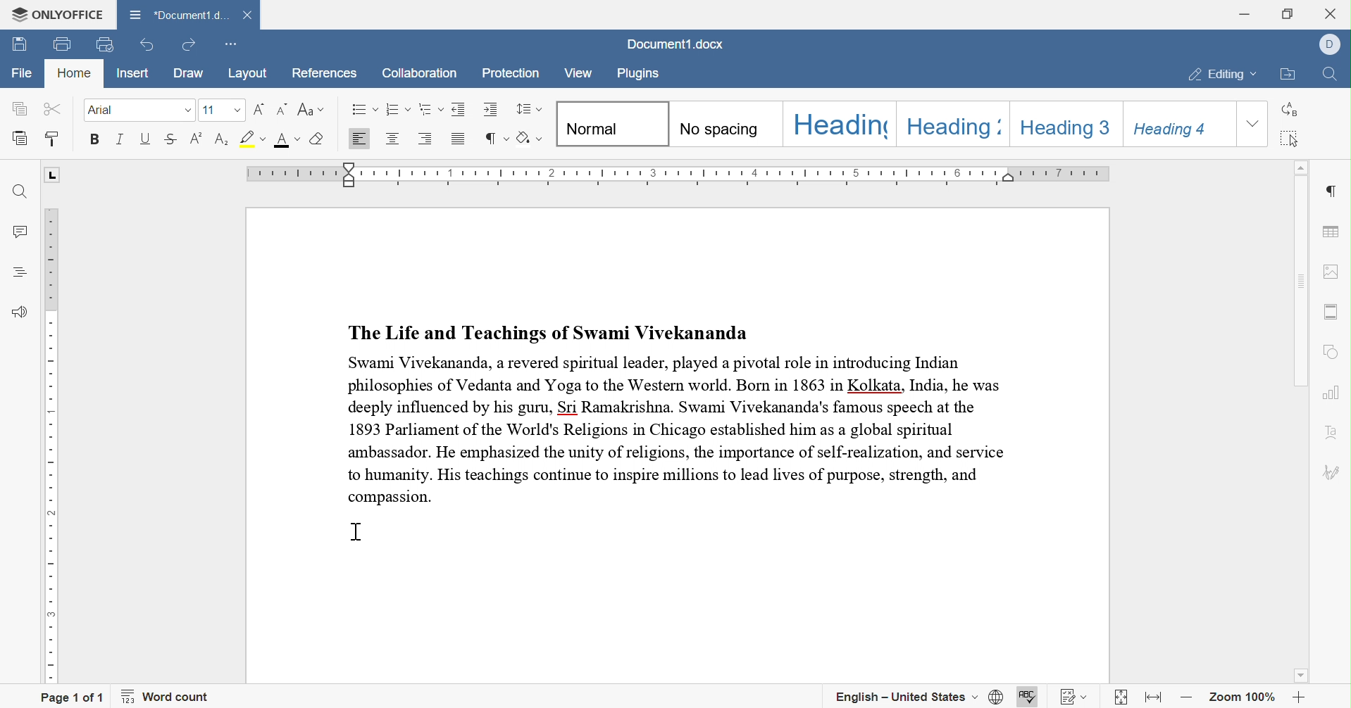  I want to click on layout, so click(250, 74).